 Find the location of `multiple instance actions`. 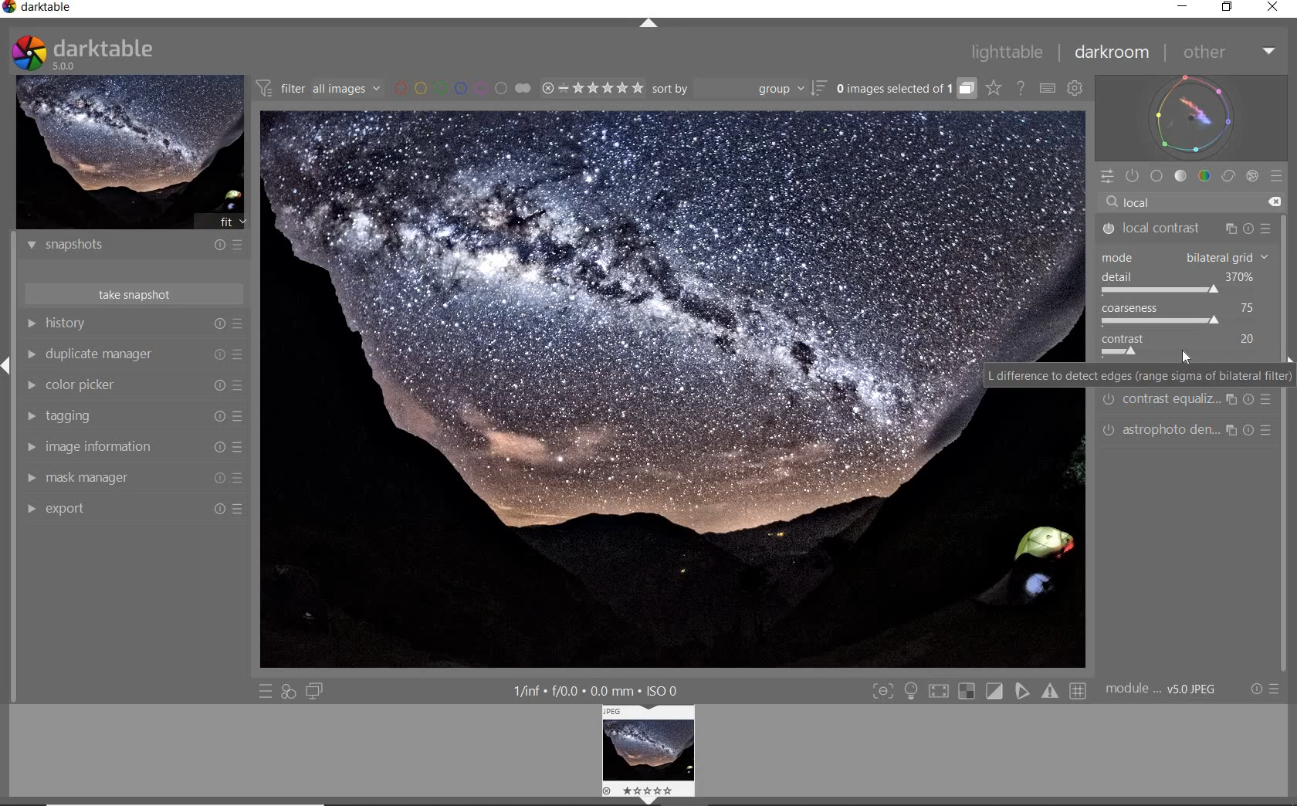

multiple instance actions is located at coordinates (1231, 398).